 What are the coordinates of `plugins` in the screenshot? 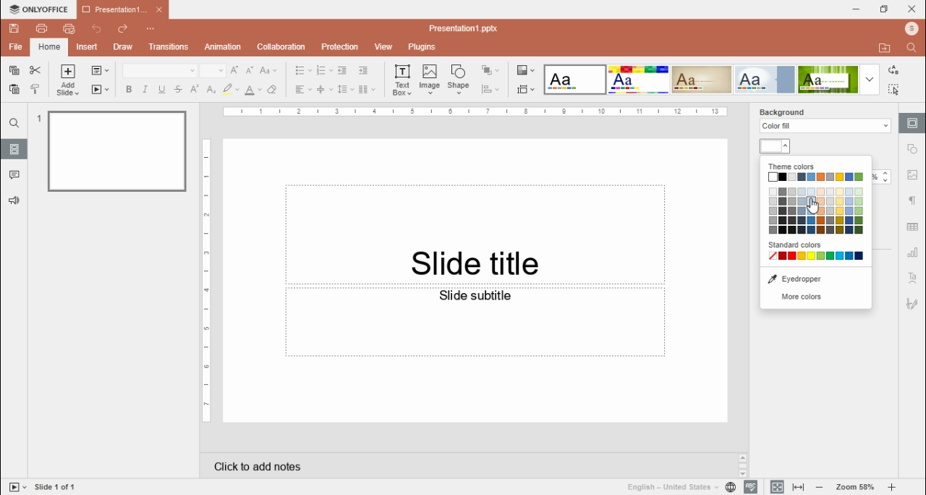 It's located at (423, 48).